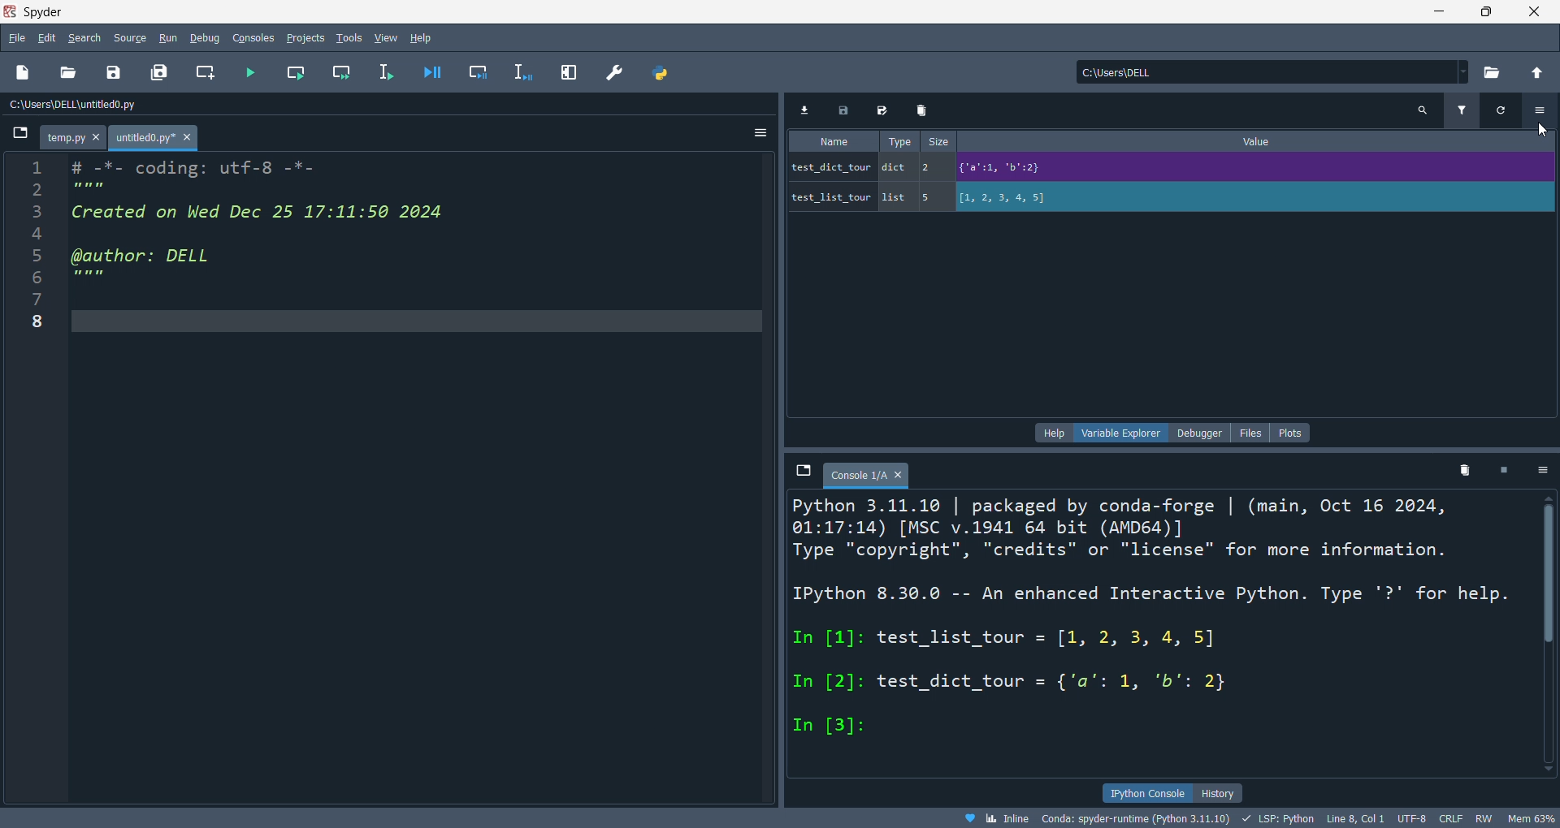 The height and width of the screenshot is (828, 1560). What do you see at coordinates (1491, 75) in the screenshot?
I see `open directory` at bounding box center [1491, 75].